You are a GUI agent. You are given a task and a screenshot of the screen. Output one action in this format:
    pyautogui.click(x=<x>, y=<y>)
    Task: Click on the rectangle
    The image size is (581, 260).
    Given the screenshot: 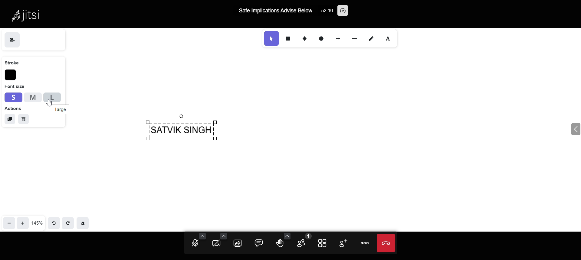 What is the action you would take?
    pyautogui.click(x=288, y=38)
    